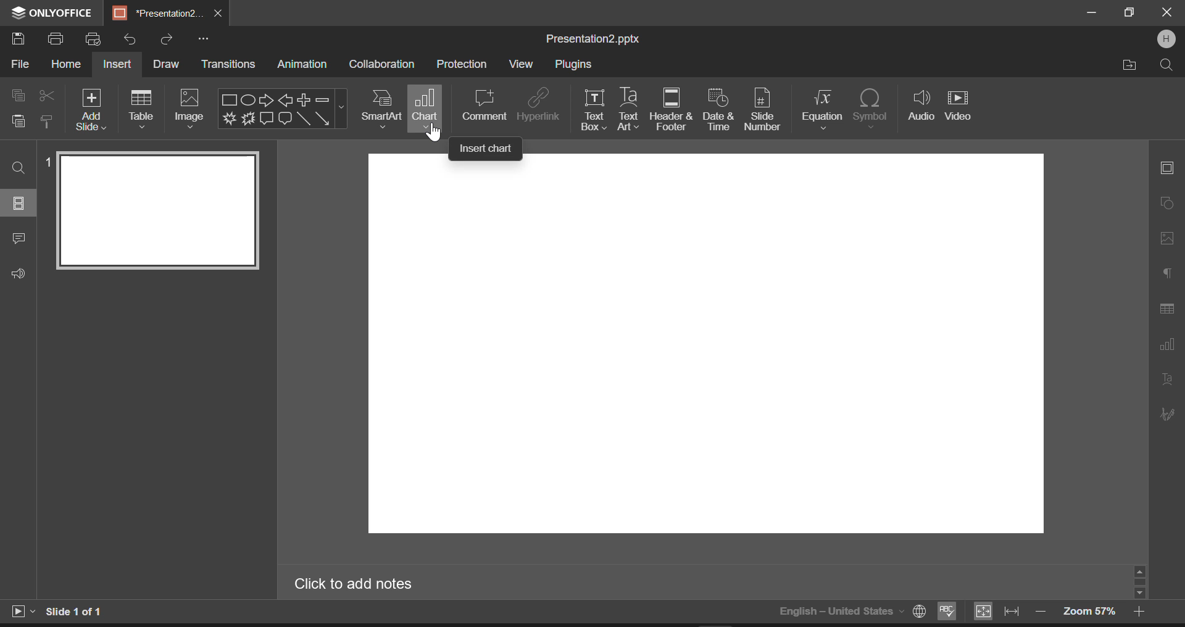 The width and height of the screenshot is (1185, 627). Describe the element at coordinates (573, 65) in the screenshot. I see `Plugins` at that location.